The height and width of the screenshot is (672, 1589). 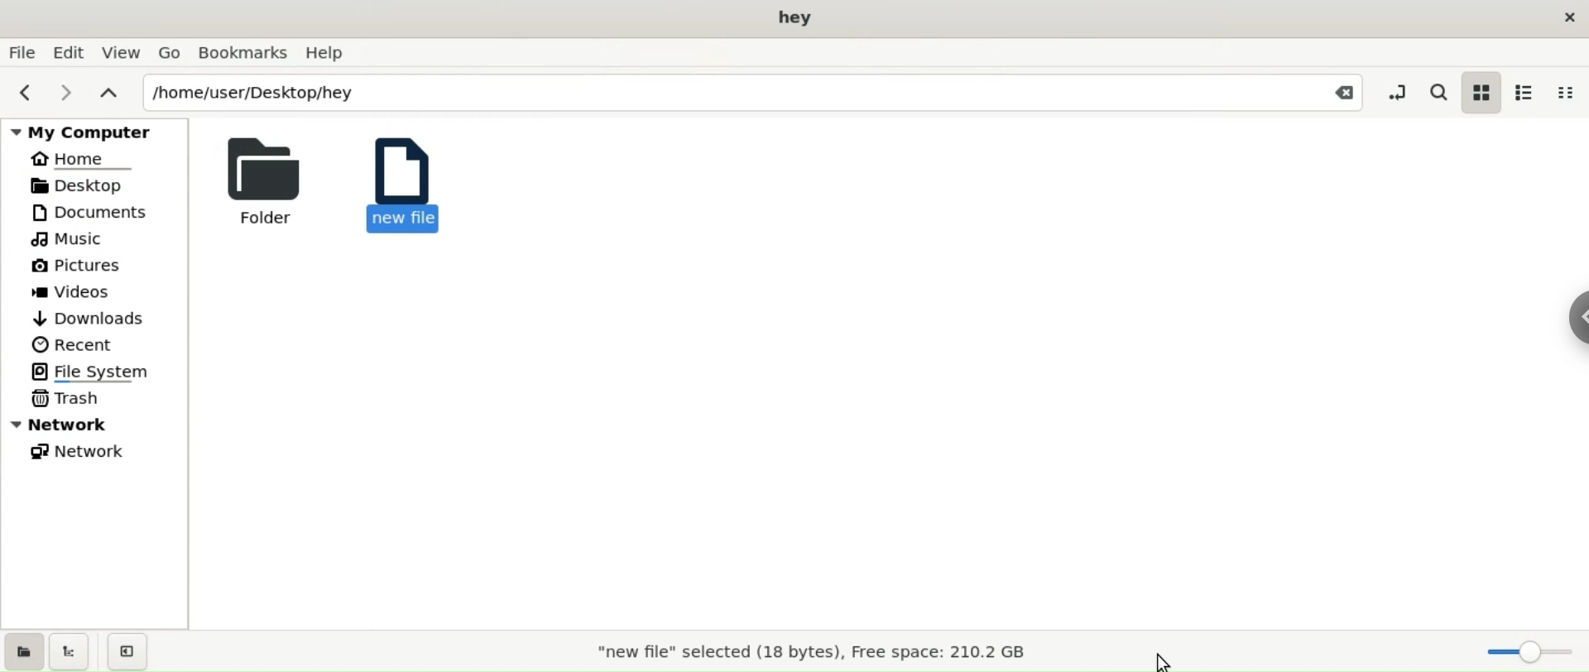 What do you see at coordinates (259, 180) in the screenshot?
I see `Folder` at bounding box center [259, 180].